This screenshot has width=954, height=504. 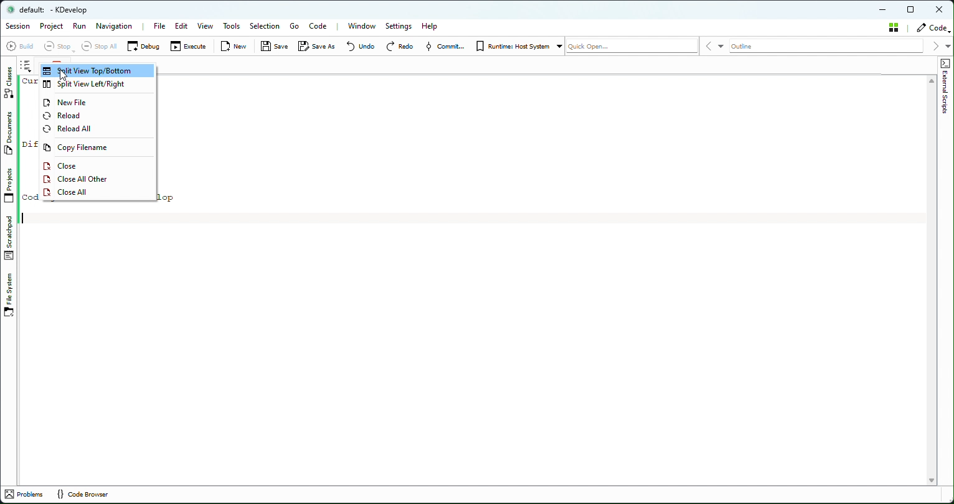 I want to click on Build, so click(x=22, y=47).